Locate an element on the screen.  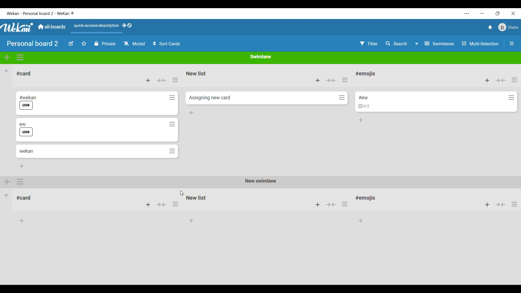
actions is located at coordinates (176, 80).